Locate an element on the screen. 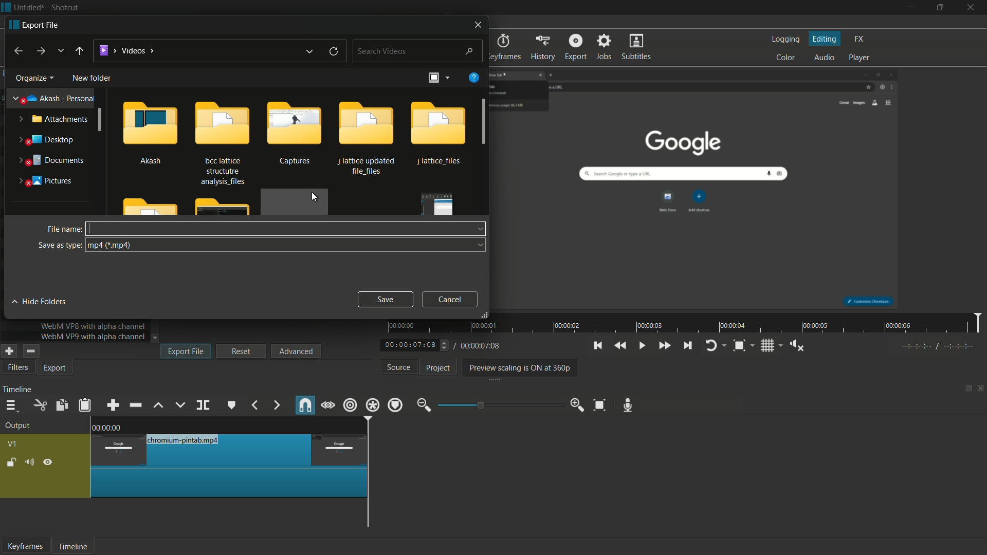 The height and width of the screenshot is (555, 987). zoom in is located at coordinates (578, 404).